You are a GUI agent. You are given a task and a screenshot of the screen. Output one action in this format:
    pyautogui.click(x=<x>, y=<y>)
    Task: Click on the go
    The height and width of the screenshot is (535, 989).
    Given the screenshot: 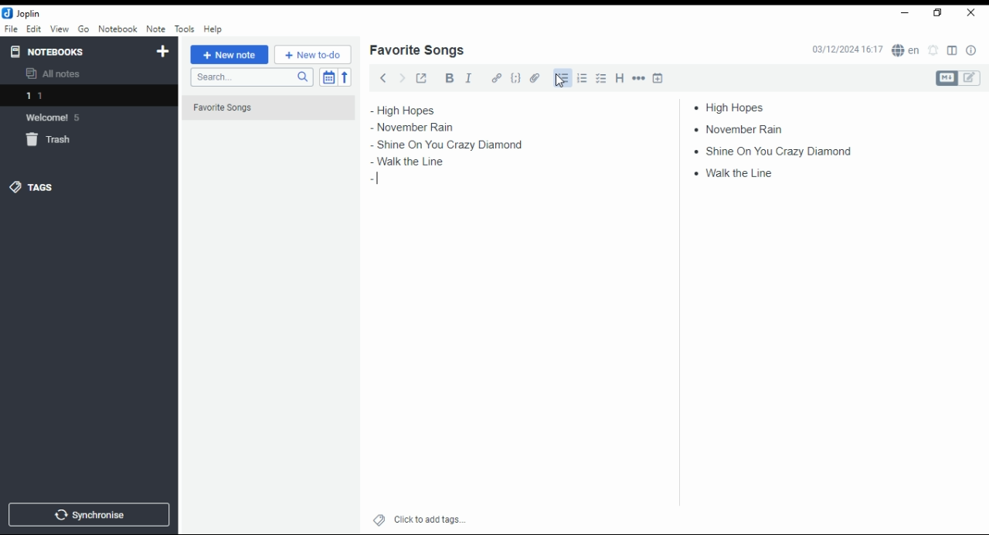 What is the action you would take?
    pyautogui.click(x=85, y=31)
    